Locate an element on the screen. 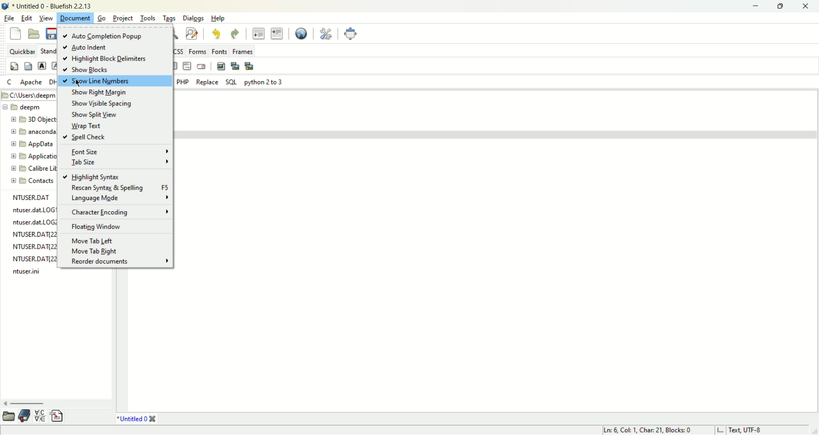 Image resolution: width=819 pixels, height=435 pixels. application is located at coordinates (32, 157).